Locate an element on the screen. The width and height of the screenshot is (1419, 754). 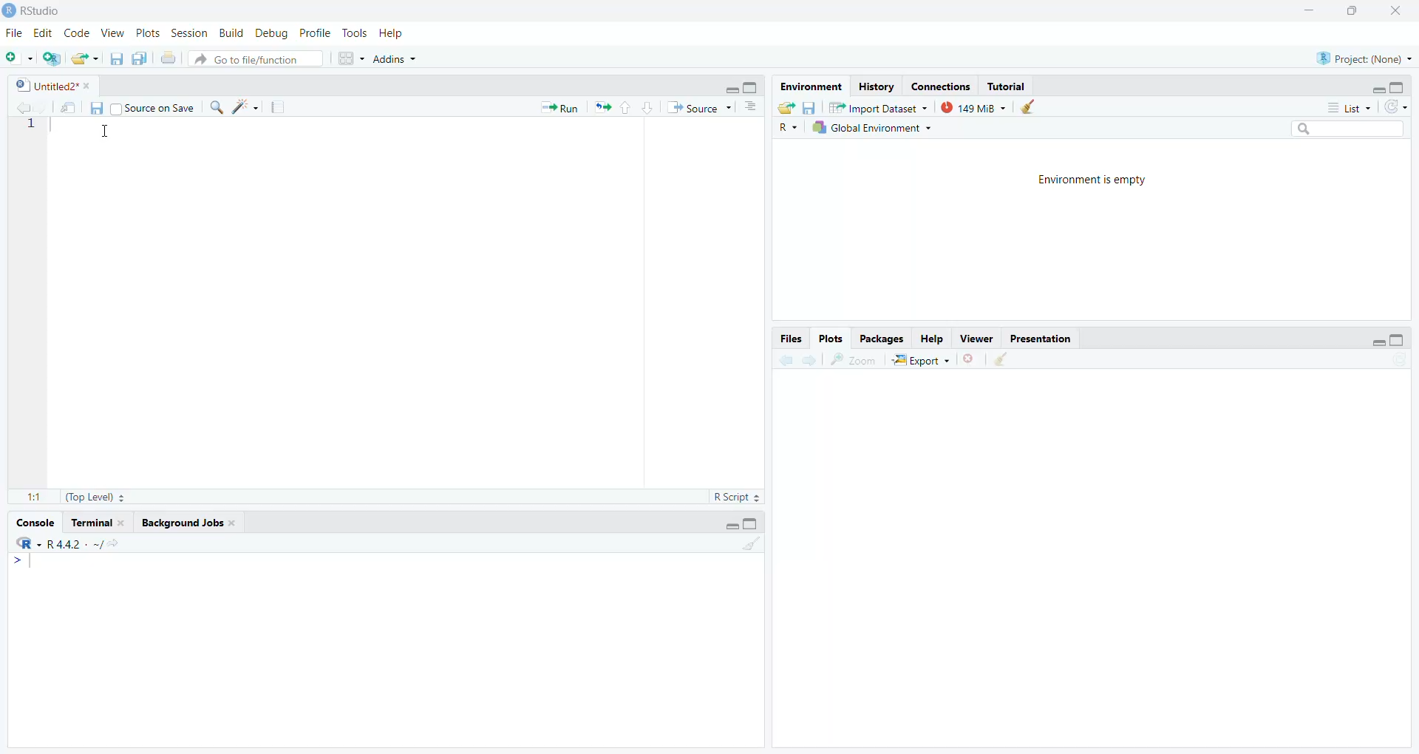
Go forward to the next source location (Ctrl + F10) is located at coordinates (810, 360).